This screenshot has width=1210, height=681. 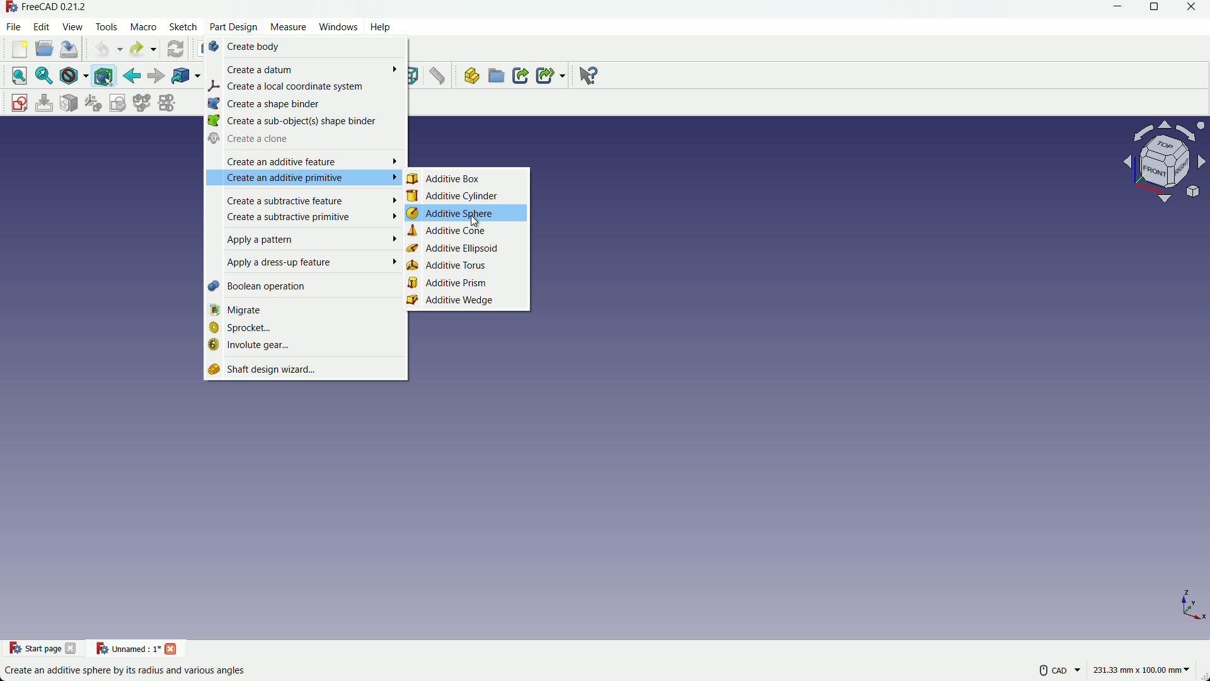 I want to click on redo, so click(x=136, y=49).